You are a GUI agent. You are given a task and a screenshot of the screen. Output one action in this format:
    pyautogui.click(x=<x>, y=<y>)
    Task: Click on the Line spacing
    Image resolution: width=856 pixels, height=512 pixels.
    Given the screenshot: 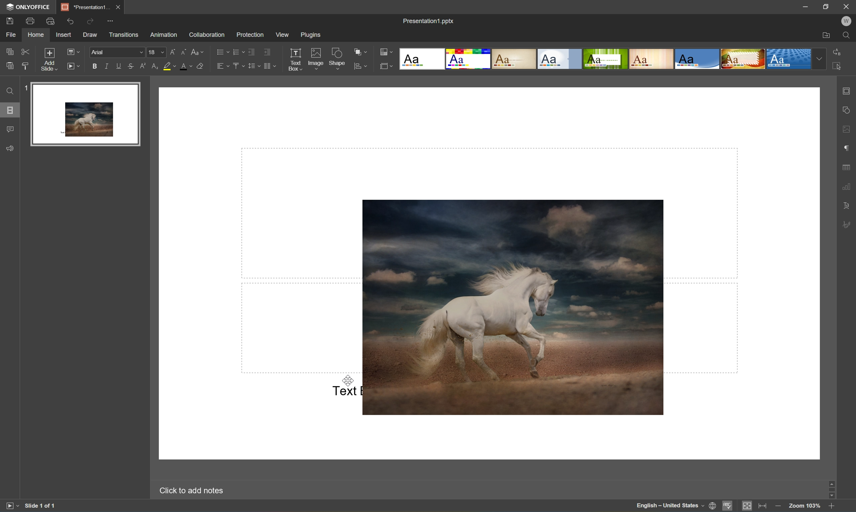 What is the action you would take?
    pyautogui.click(x=253, y=66)
    